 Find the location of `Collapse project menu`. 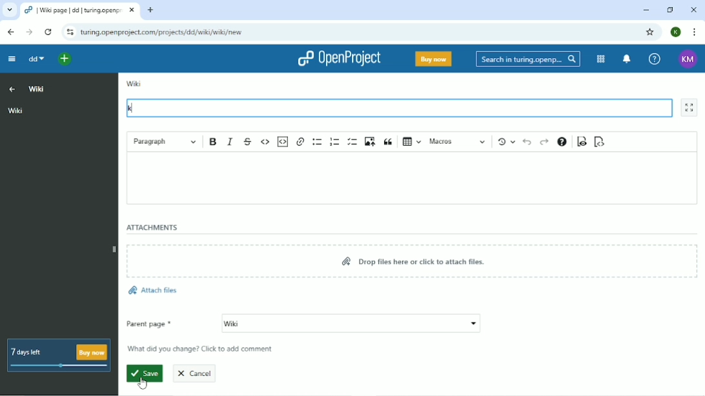

Collapse project menu is located at coordinates (11, 60).